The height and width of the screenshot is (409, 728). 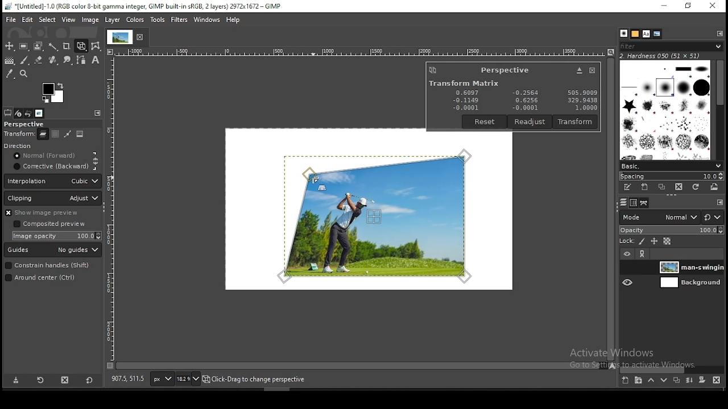 What do you see at coordinates (463, 83) in the screenshot?
I see `Transform Matrix` at bounding box center [463, 83].